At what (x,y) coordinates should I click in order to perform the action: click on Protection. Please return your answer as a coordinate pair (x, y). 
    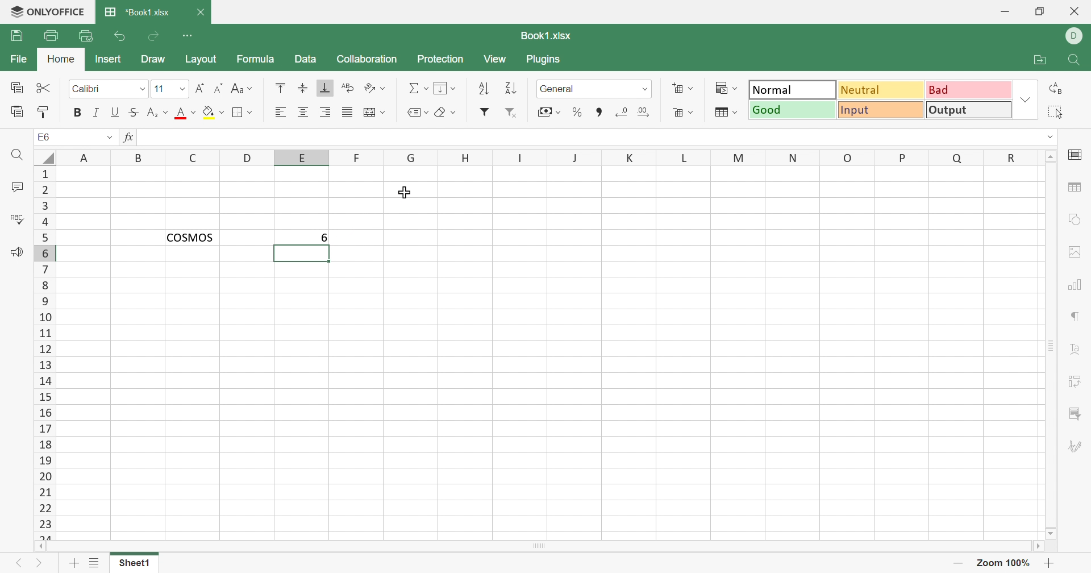
    Looking at the image, I should click on (442, 61).